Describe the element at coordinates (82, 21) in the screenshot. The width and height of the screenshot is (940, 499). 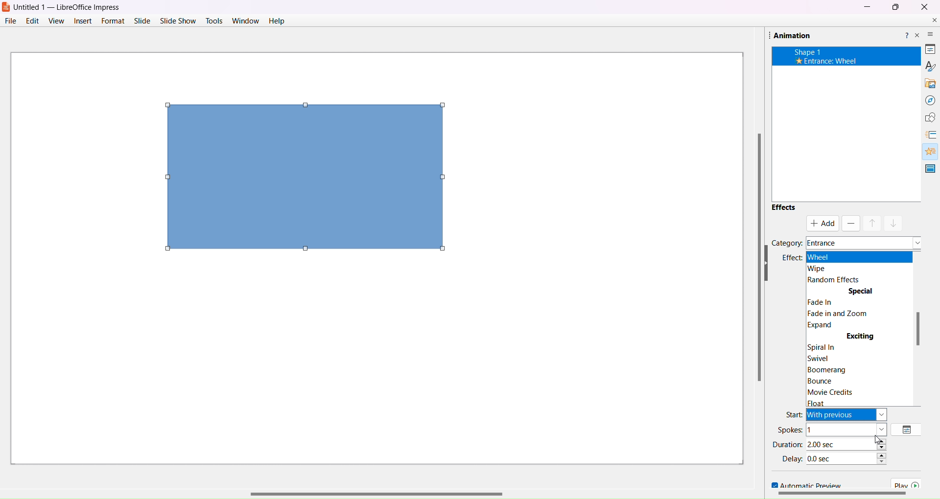
I see `Insert` at that location.